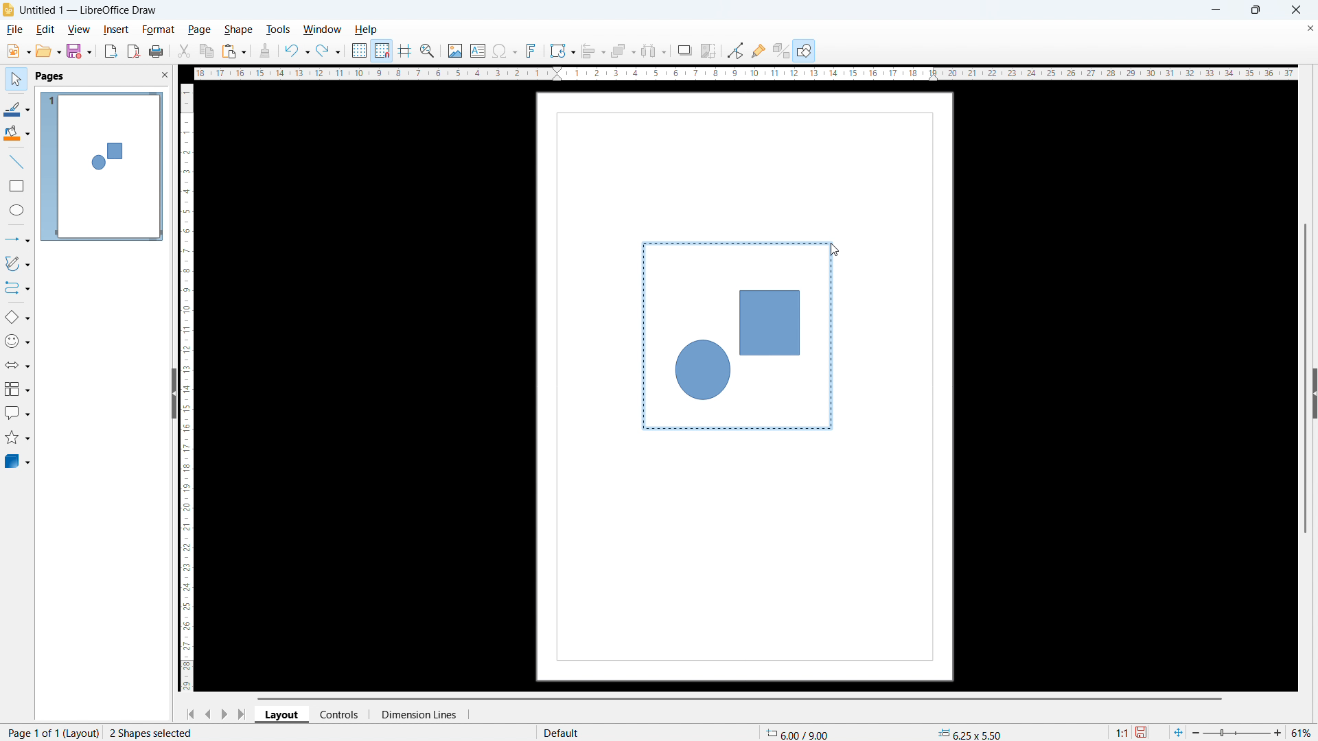 The height and width of the screenshot is (741, 1318). I want to click on snap to grid, so click(382, 50).